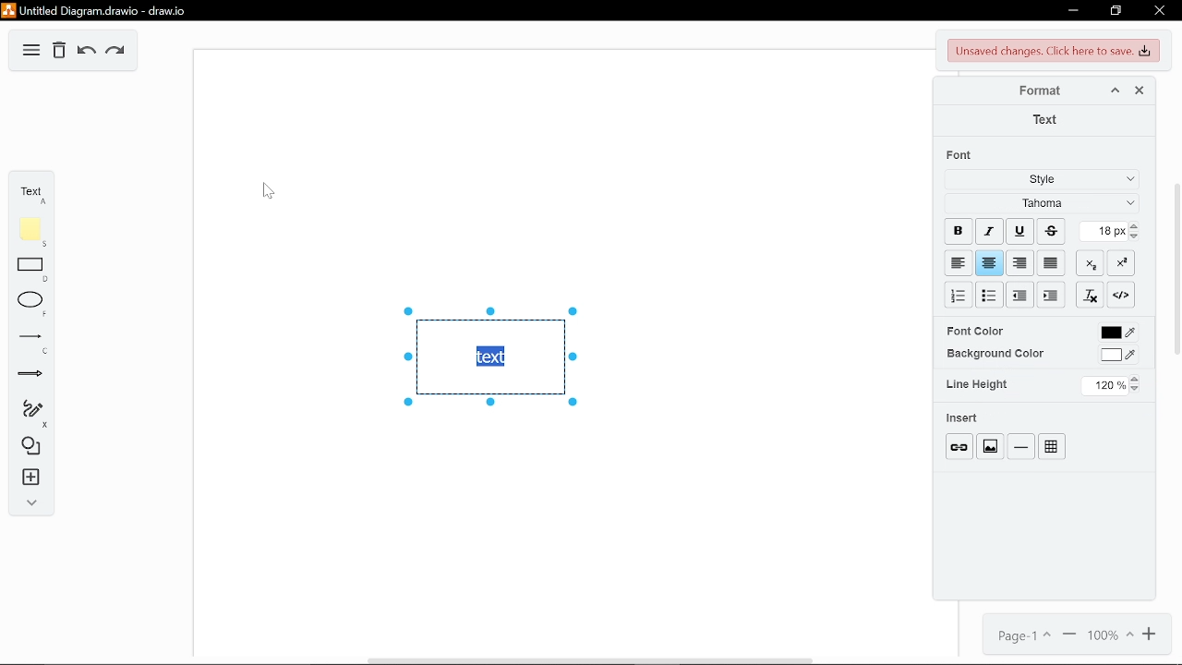 The width and height of the screenshot is (1182, 665). I want to click on bold, so click(957, 231).